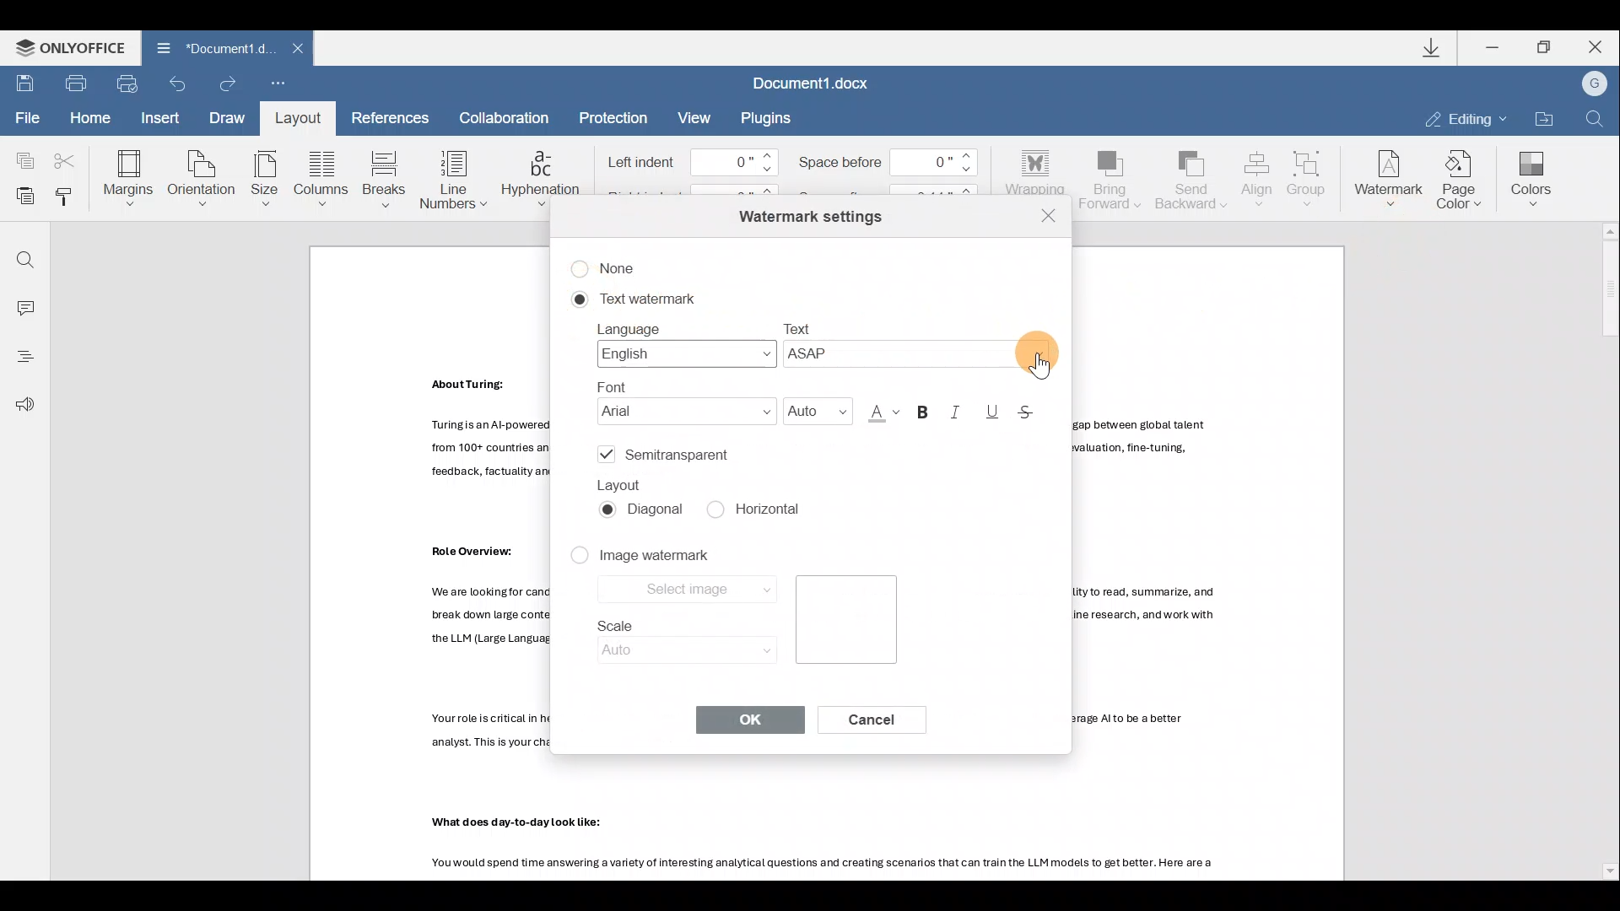 The width and height of the screenshot is (1620, 911). What do you see at coordinates (926, 408) in the screenshot?
I see `Bold` at bounding box center [926, 408].